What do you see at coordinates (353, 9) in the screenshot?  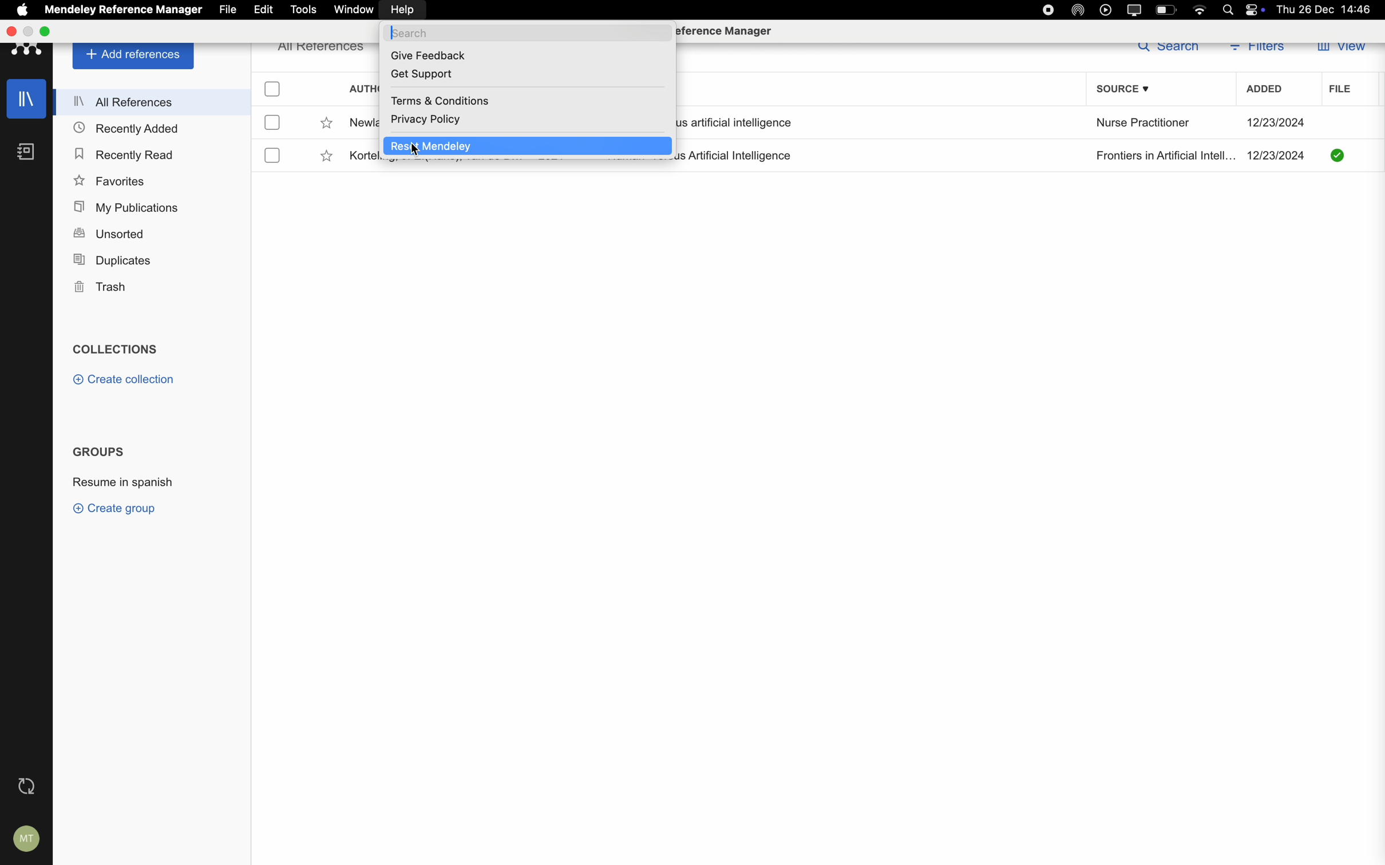 I see `window` at bounding box center [353, 9].